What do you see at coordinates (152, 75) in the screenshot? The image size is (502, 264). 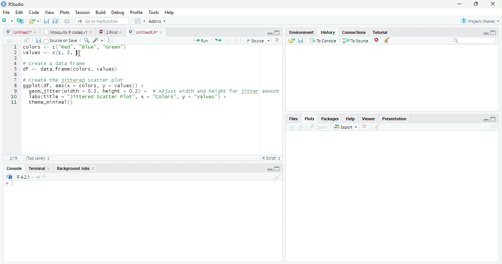 I see `COCara f= CCR WW, CERES

values <- c(1, 2, |]

# create a data frame

df < data. frame(colors, values)

# Create the jittered scatter plot

ggplot(df, aes(x = colors, y = values) +
geon_jitter(width = 0.2, height = 0.2) + # Adjust width and height for jitter amount
Tabs(zitle = “Jitrered Scatter plot’, x = “Colors”, y = "values™) +
theme_minimal` at bounding box center [152, 75].